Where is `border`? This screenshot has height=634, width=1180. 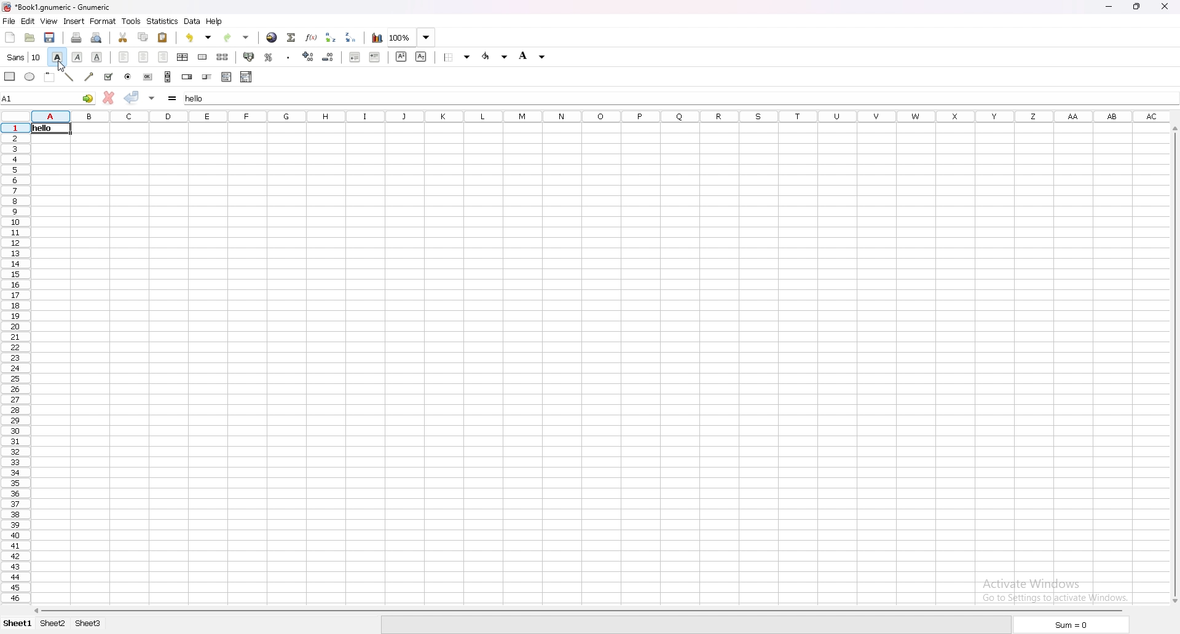
border is located at coordinates (457, 57).